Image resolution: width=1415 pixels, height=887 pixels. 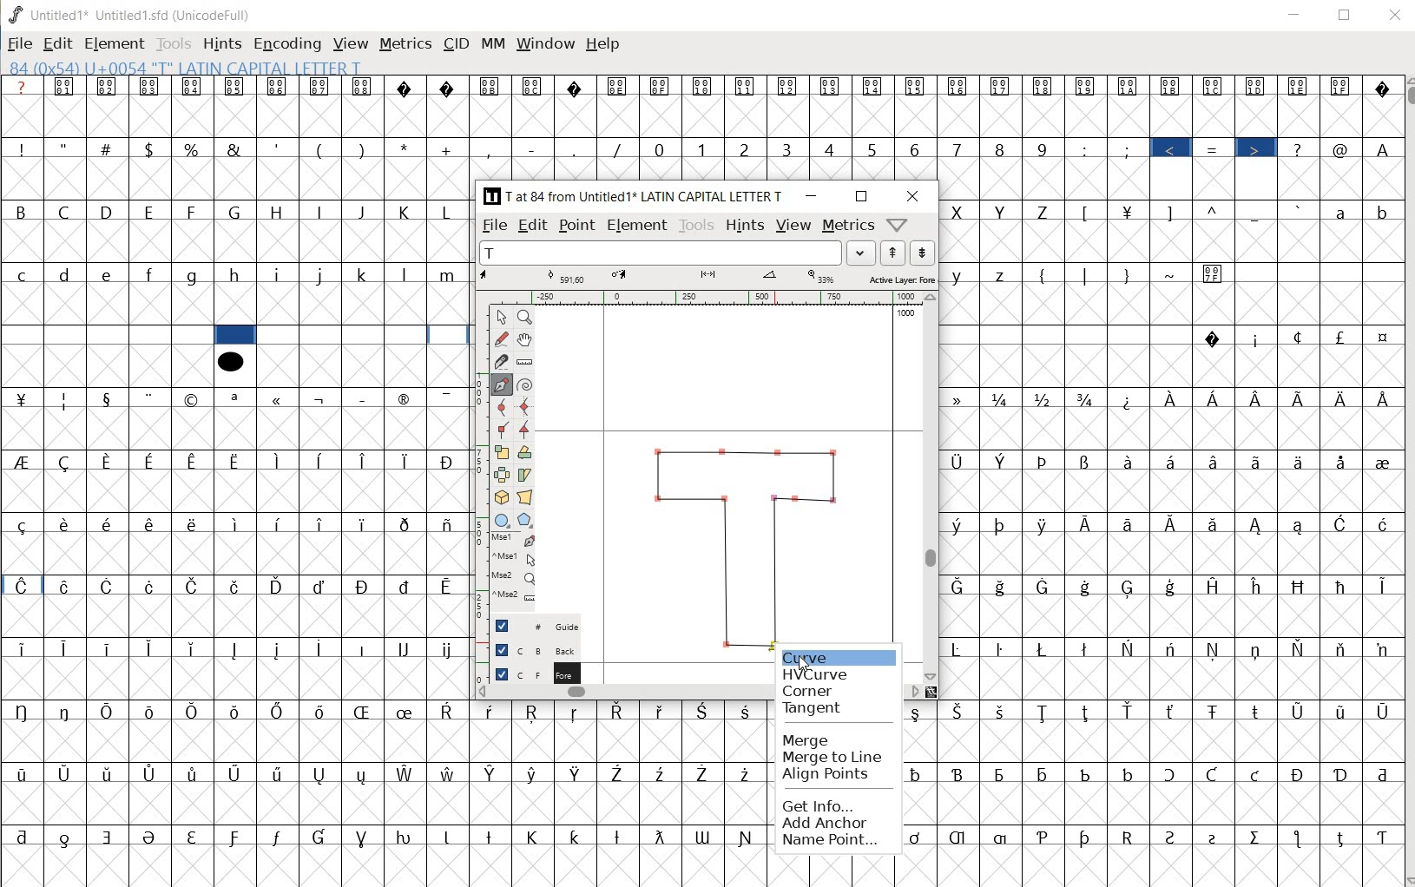 I want to click on `, so click(x=1299, y=210).